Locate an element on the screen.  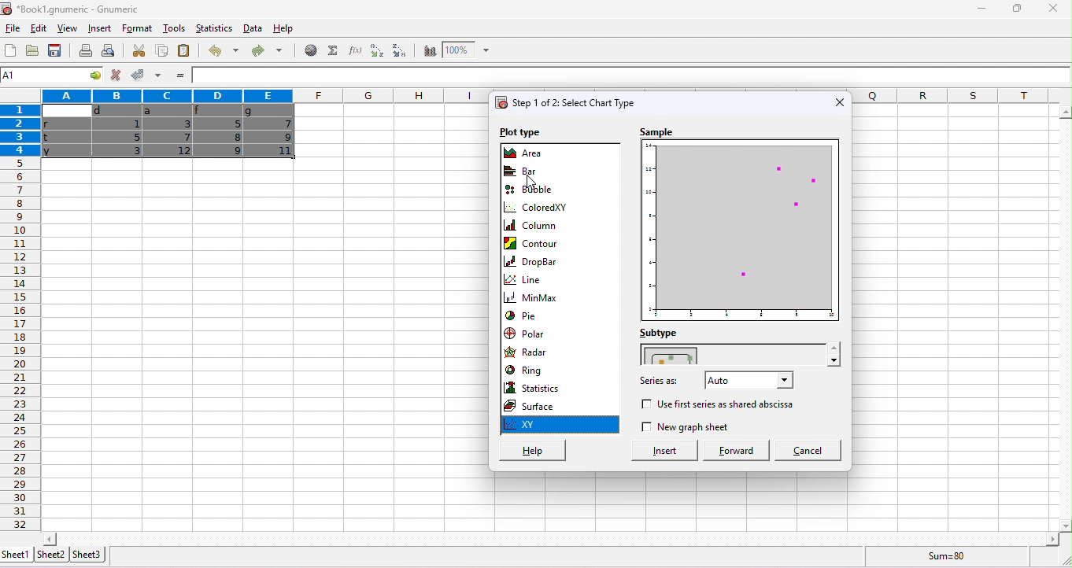
4R*5C is located at coordinates (41, 76).